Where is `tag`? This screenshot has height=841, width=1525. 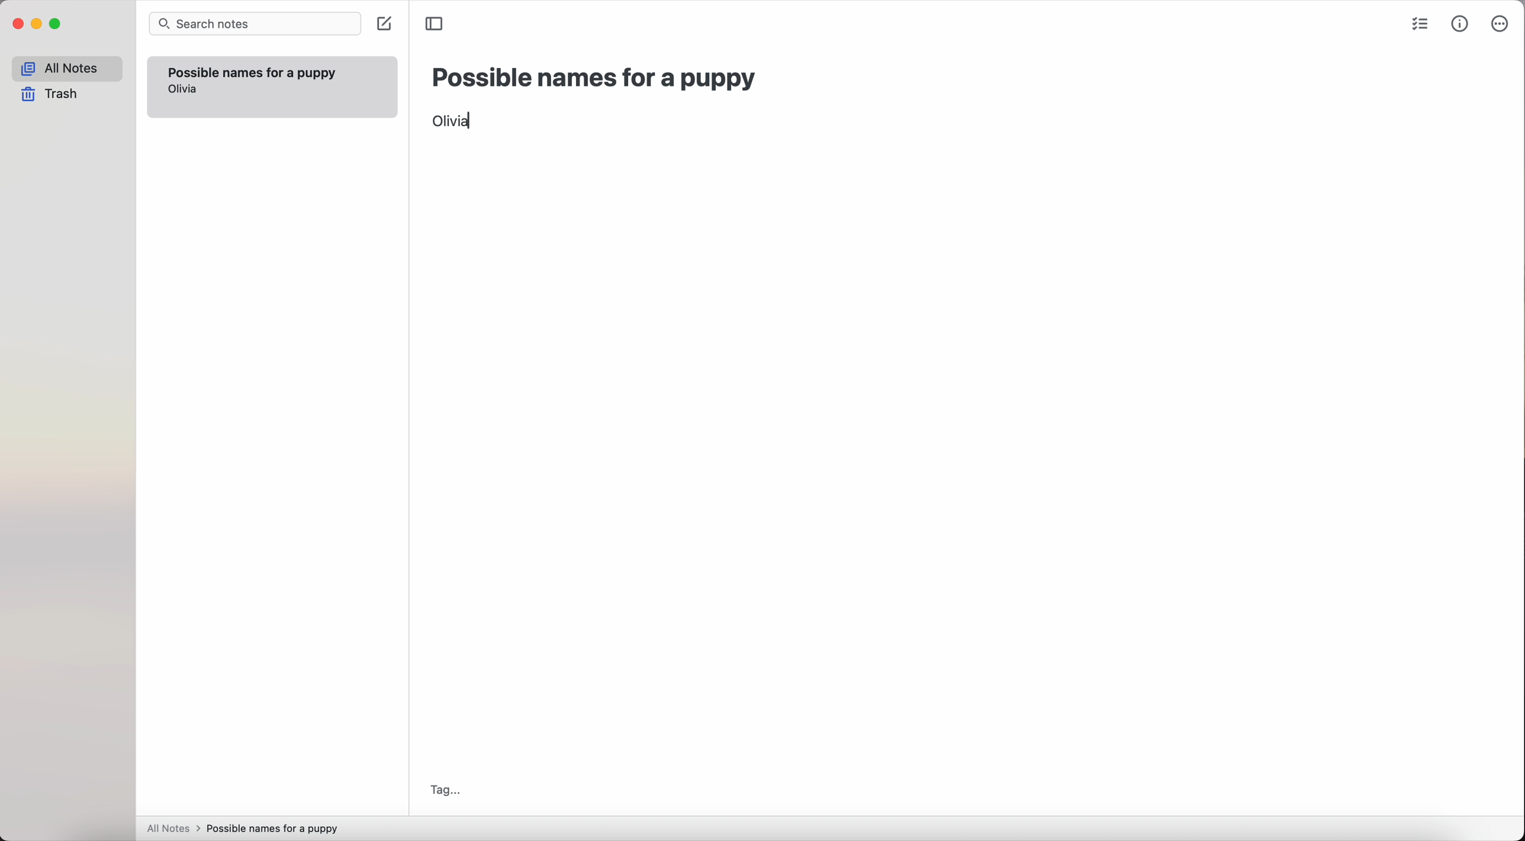
tag is located at coordinates (444, 789).